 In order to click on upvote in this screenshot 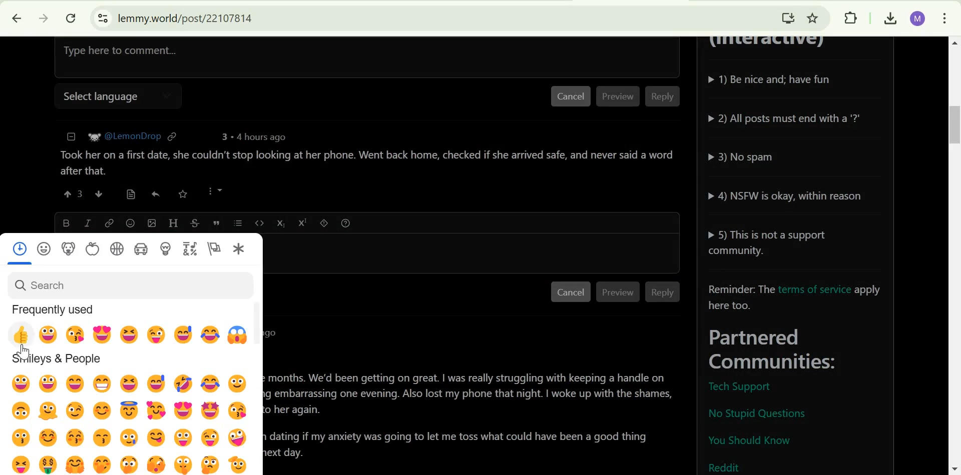, I will do `click(74, 193)`.